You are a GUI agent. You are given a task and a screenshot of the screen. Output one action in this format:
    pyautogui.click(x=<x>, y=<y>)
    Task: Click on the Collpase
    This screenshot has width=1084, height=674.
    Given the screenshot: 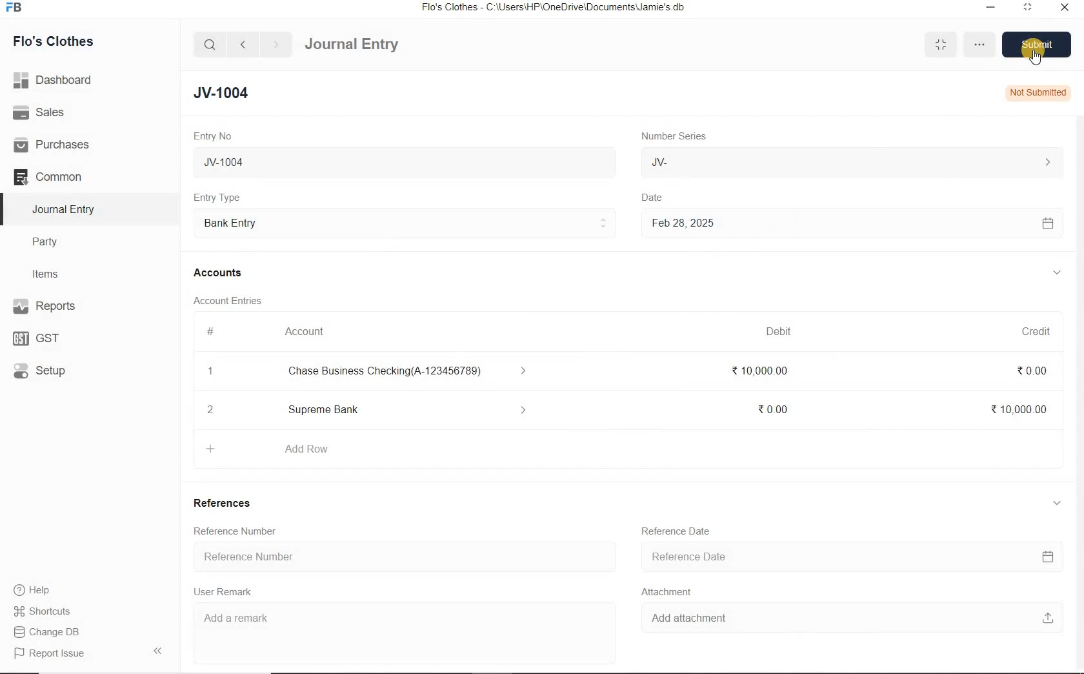 What is the action you would take?
    pyautogui.click(x=157, y=650)
    